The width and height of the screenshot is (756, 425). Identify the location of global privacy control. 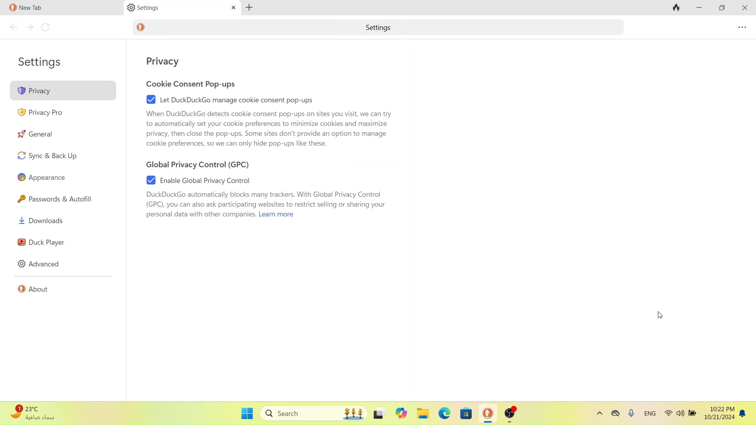
(206, 164).